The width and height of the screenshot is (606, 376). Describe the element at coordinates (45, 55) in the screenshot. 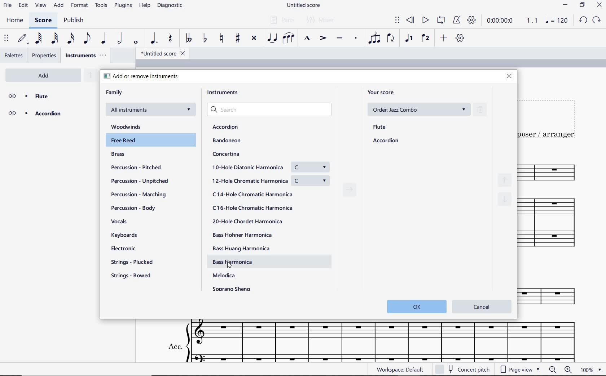

I see `properties` at that location.